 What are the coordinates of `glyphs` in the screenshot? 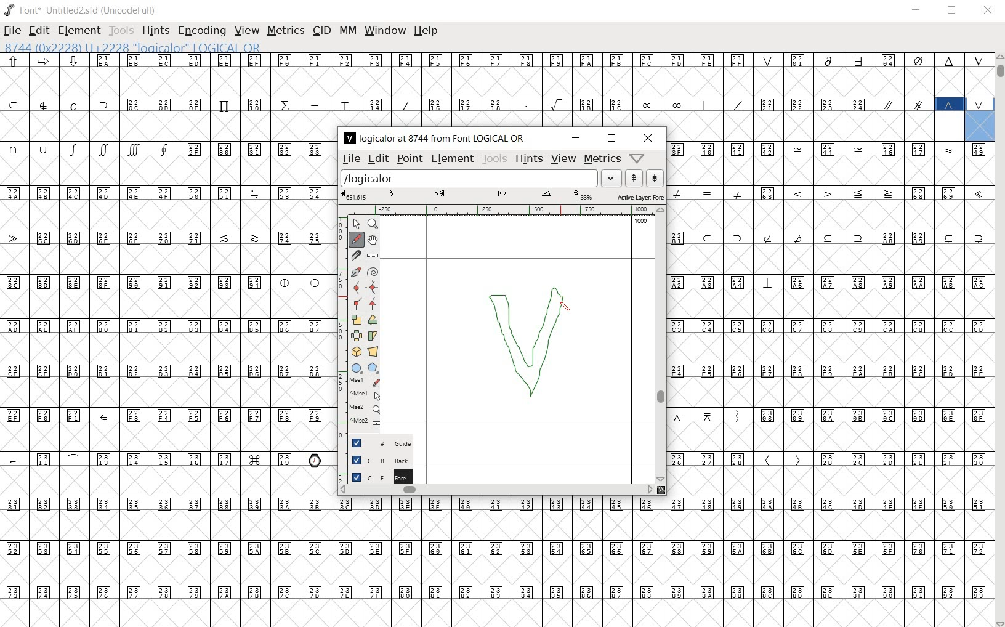 It's located at (165, 338).